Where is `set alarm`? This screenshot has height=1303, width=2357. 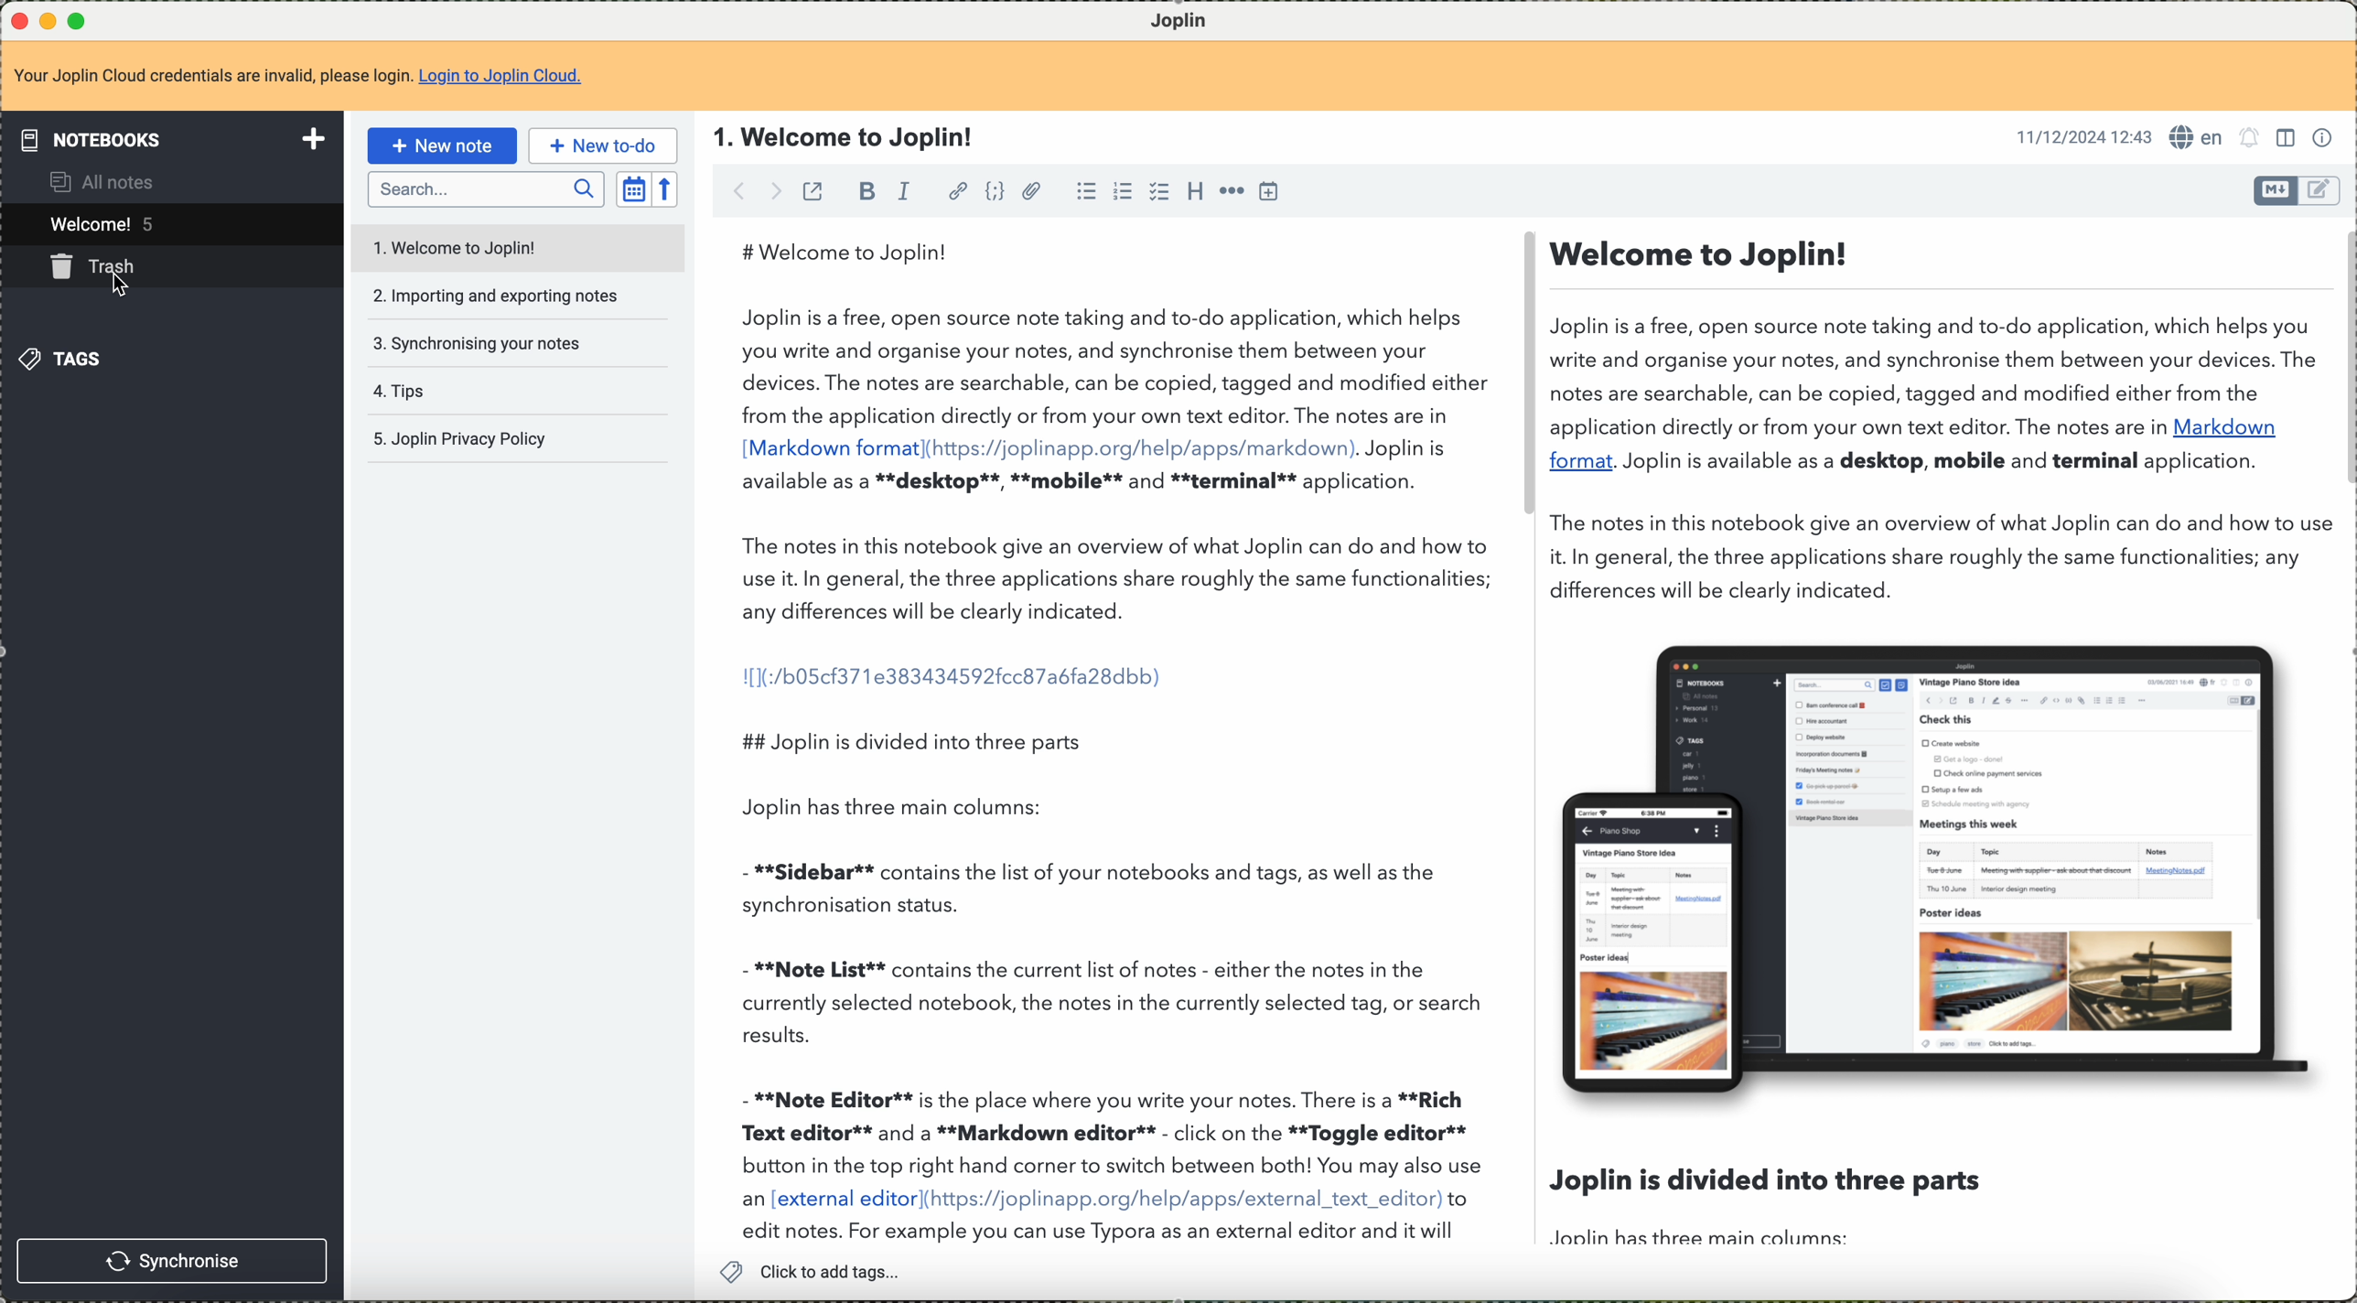 set alarm is located at coordinates (2253, 141).